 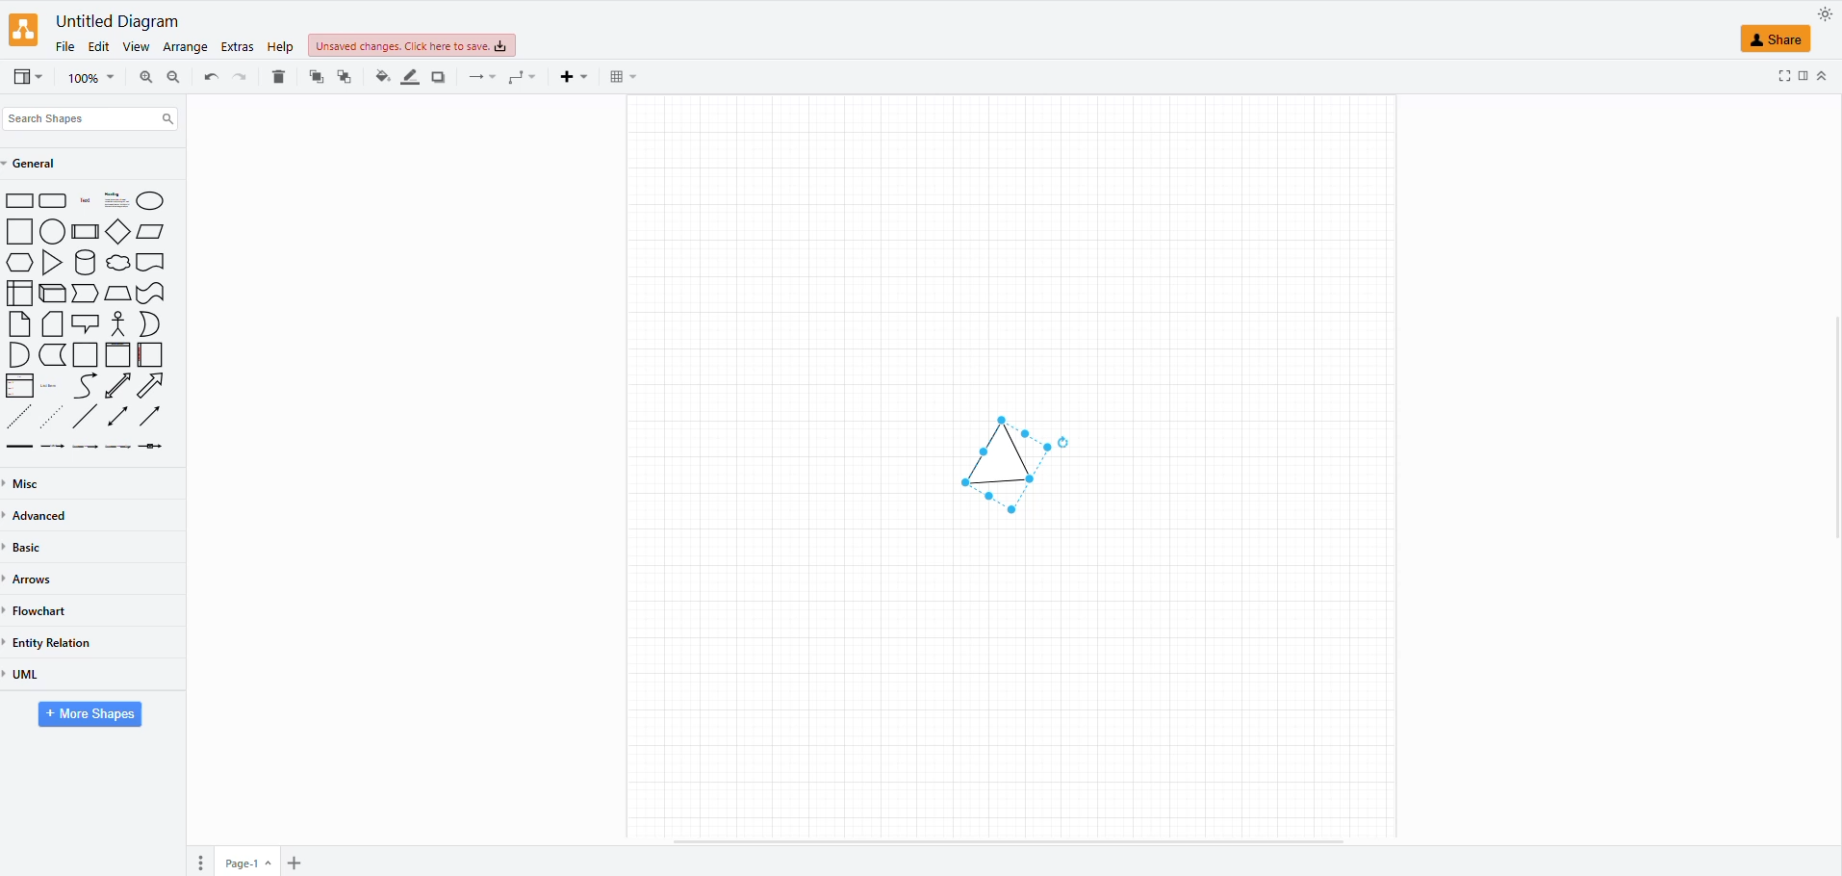 I want to click on Kite, so click(x=119, y=231).